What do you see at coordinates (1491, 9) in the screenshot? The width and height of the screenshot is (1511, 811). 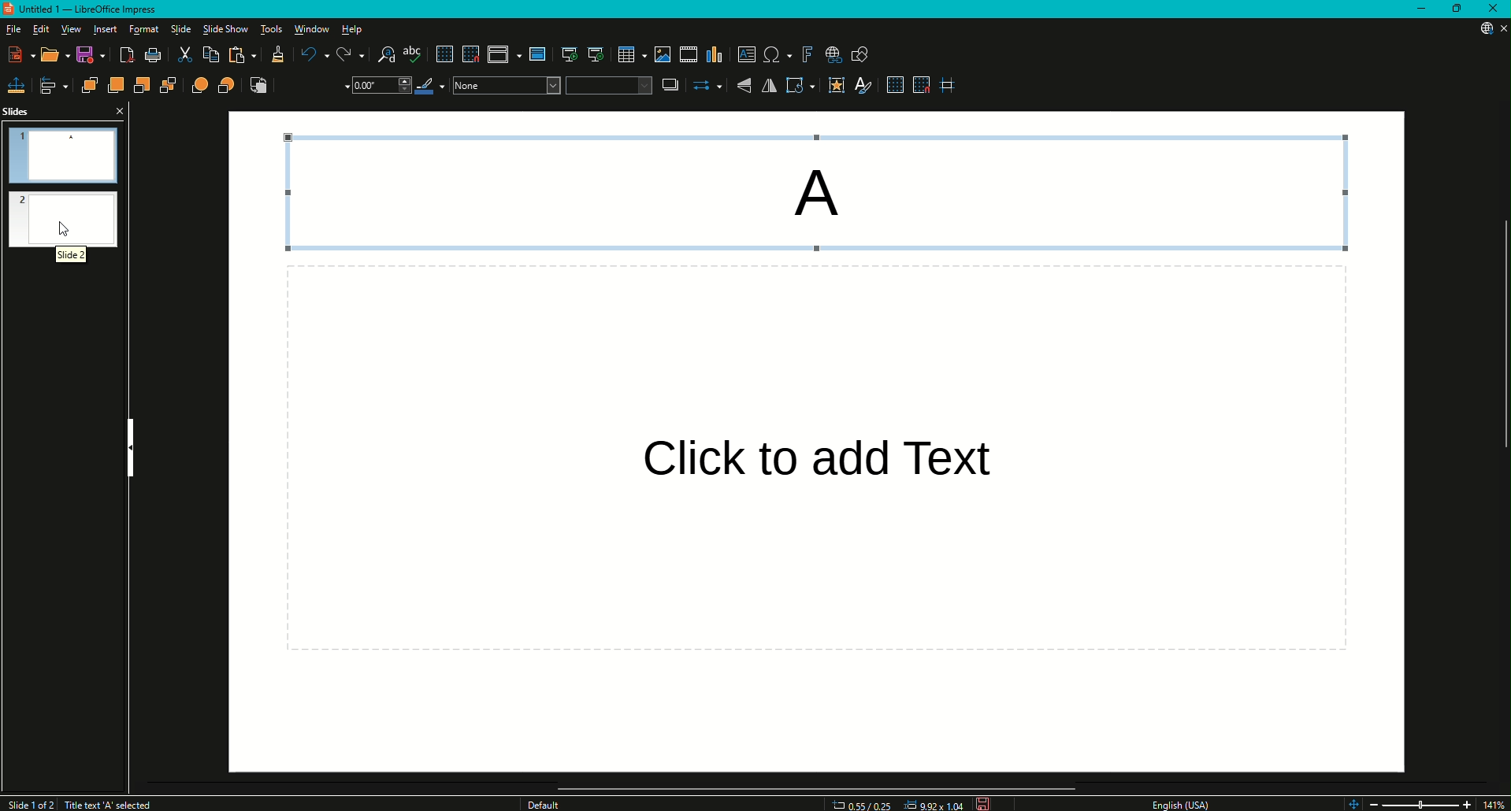 I see `Close` at bounding box center [1491, 9].